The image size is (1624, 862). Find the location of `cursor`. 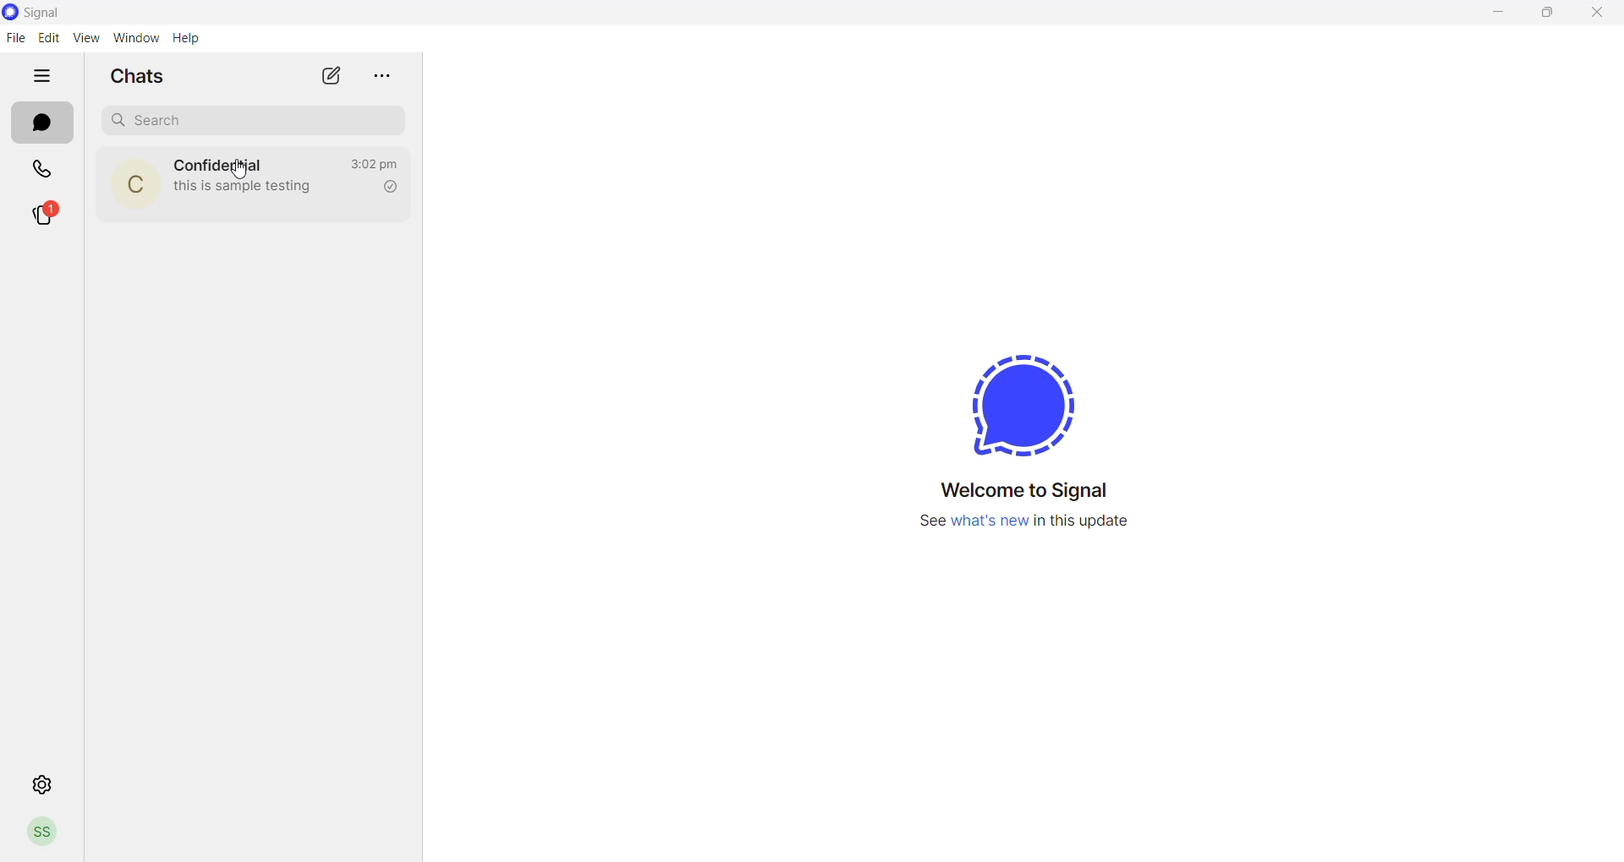

cursor is located at coordinates (241, 172).